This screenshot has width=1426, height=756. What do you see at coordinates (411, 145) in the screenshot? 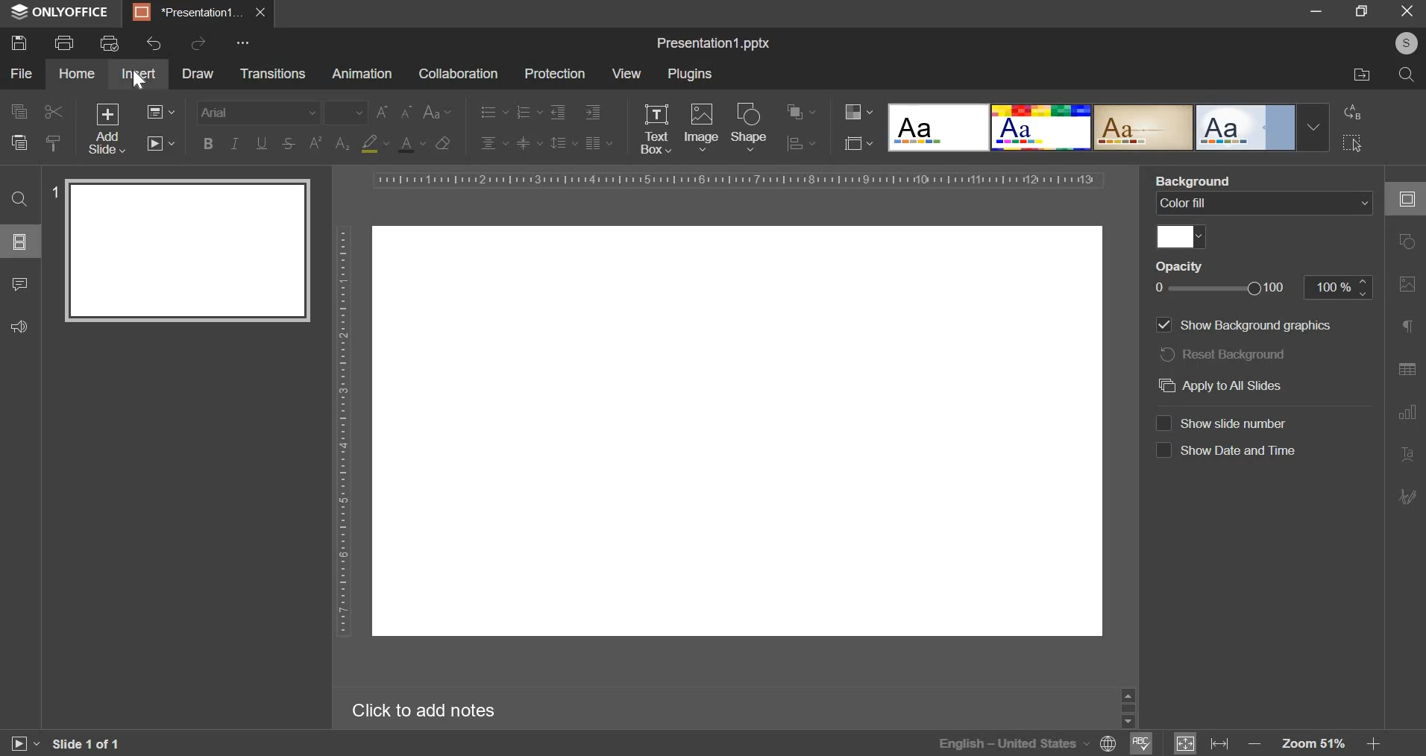
I see `text color` at bounding box center [411, 145].